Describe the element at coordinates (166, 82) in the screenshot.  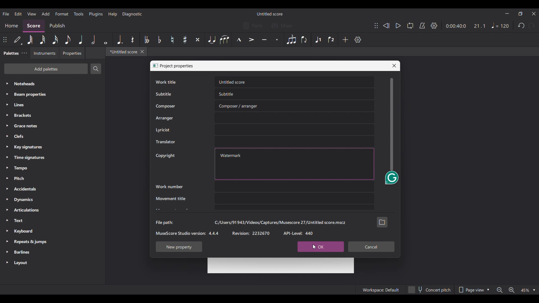
I see `Work title` at that location.